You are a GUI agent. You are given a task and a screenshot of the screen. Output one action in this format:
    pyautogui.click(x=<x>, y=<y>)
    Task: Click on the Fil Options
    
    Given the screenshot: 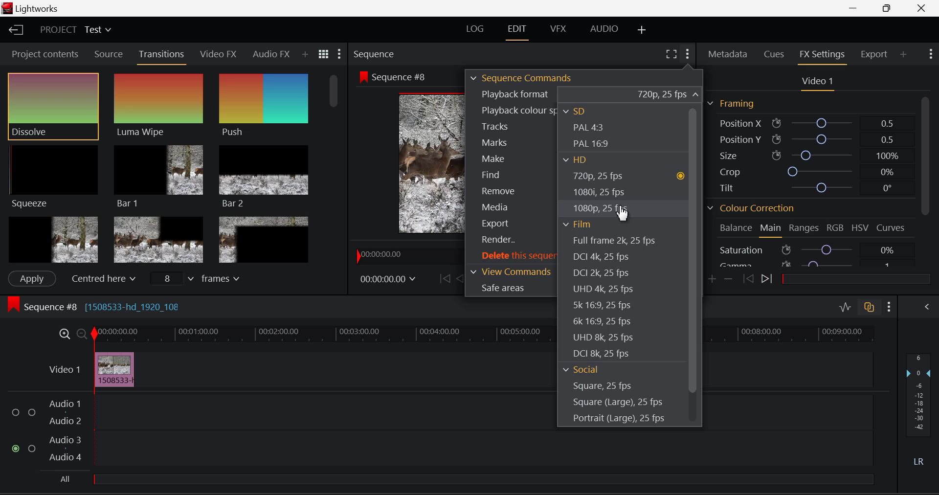 What is the action you would take?
    pyautogui.click(x=582, y=222)
    